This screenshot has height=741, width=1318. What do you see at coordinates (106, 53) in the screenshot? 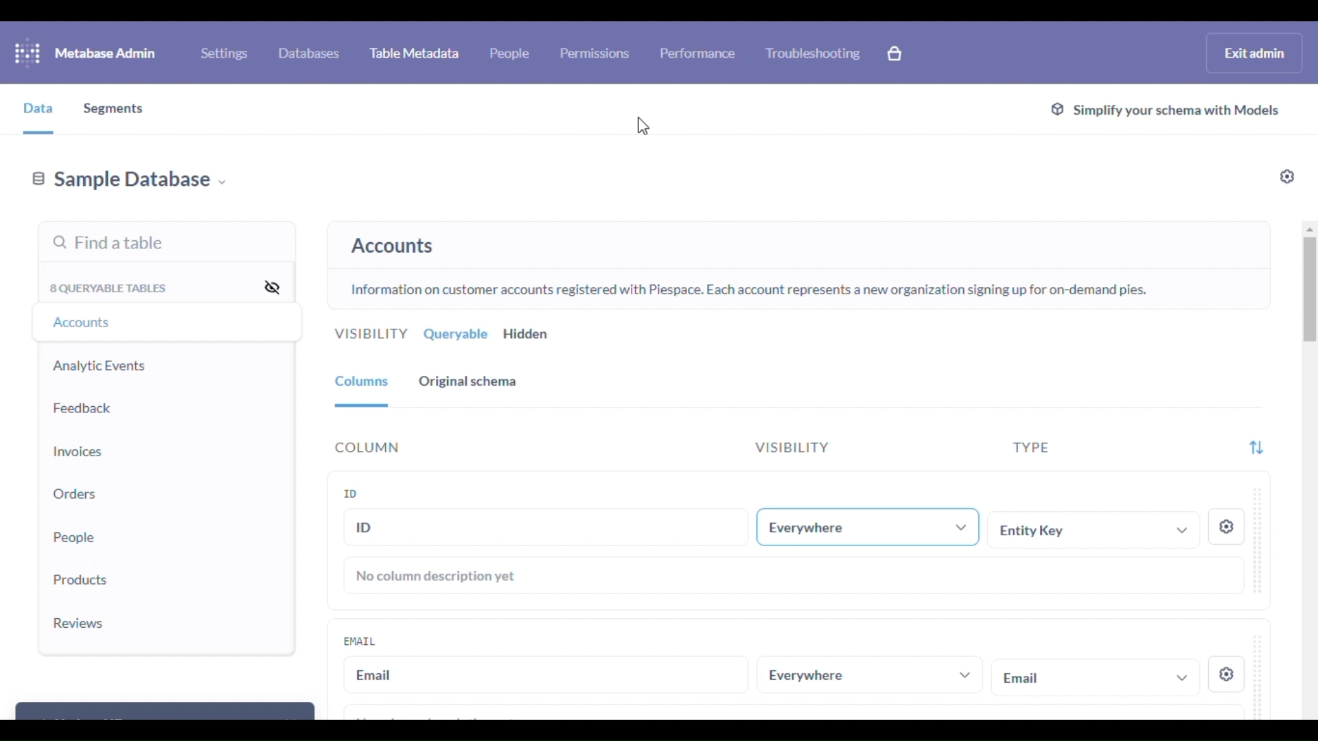
I see `metabase admin` at bounding box center [106, 53].